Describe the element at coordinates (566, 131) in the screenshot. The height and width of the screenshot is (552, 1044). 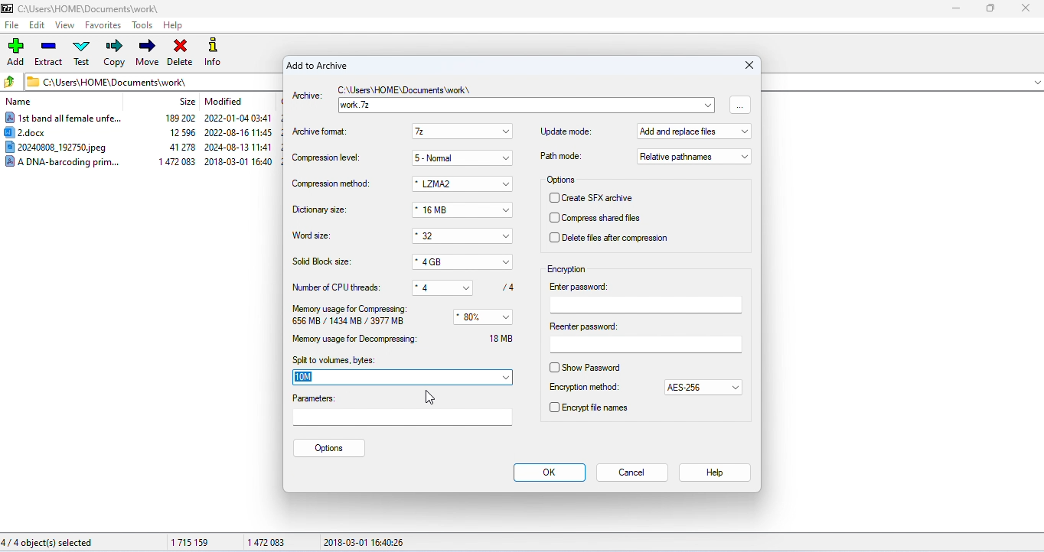
I see `update mode` at that location.